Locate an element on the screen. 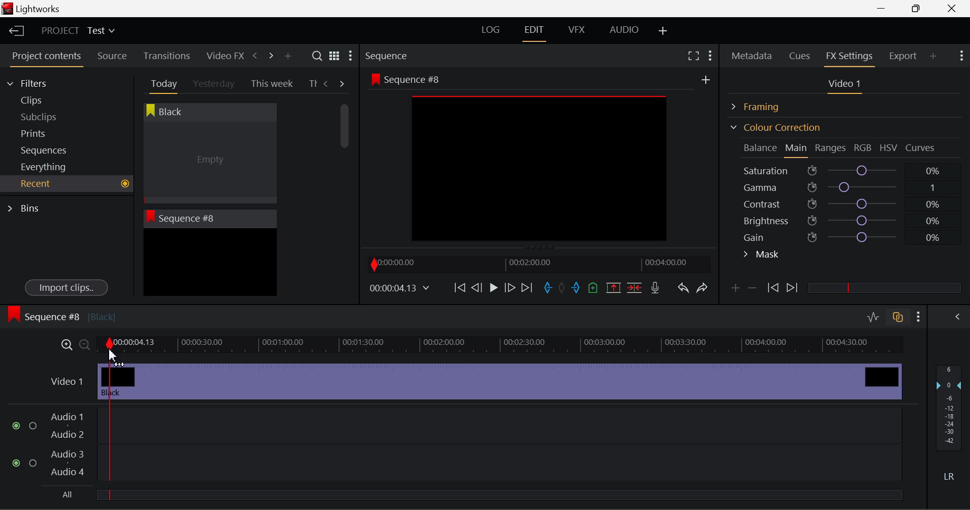 The height and width of the screenshot is (510, 970). Previous Tab is located at coordinates (327, 83).